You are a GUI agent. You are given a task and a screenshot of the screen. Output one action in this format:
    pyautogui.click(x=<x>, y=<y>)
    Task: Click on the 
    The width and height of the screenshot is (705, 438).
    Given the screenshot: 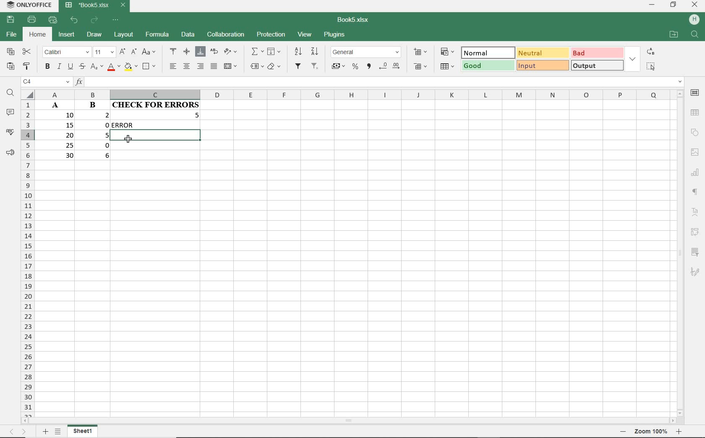 What is the action you would take?
    pyautogui.click(x=696, y=152)
    